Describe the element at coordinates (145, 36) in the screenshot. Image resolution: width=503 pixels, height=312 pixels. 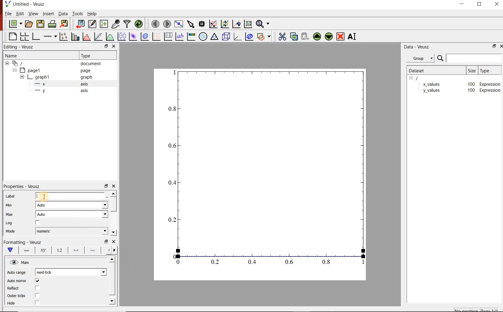
I see `plot 2d dataset as contours` at that location.